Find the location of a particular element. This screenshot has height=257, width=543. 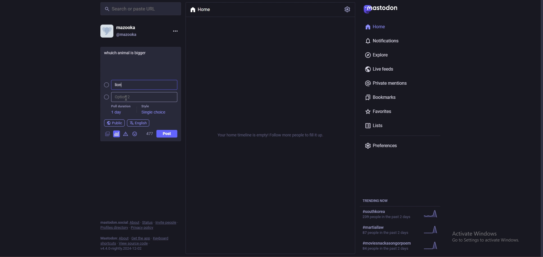

home is located at coordinates (206, 10).